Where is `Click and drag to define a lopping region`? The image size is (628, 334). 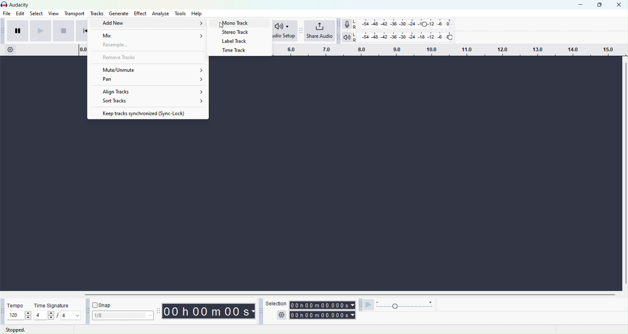
Click and drag to define a lopping region is located at coordinates (440, 51).